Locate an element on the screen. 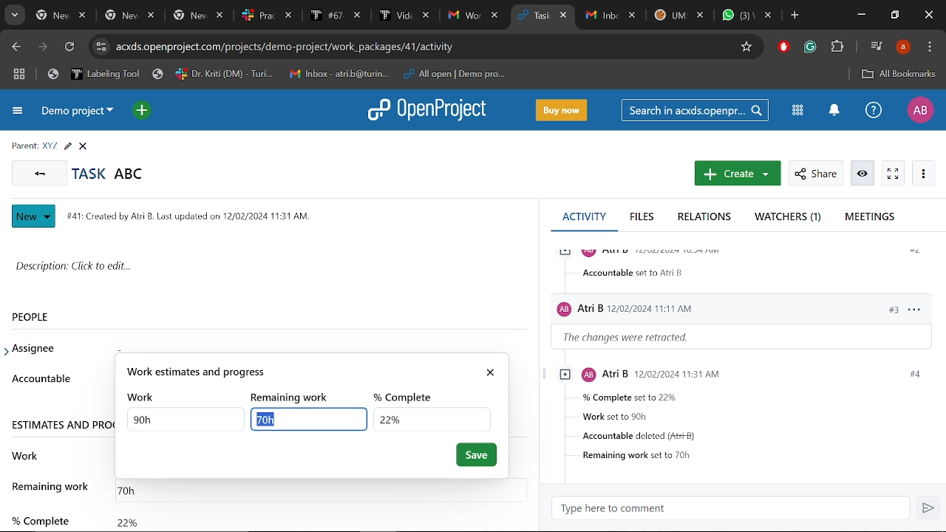 This screenshot has width=946, height=532. Watchers  is located at coordinates (790, 218).